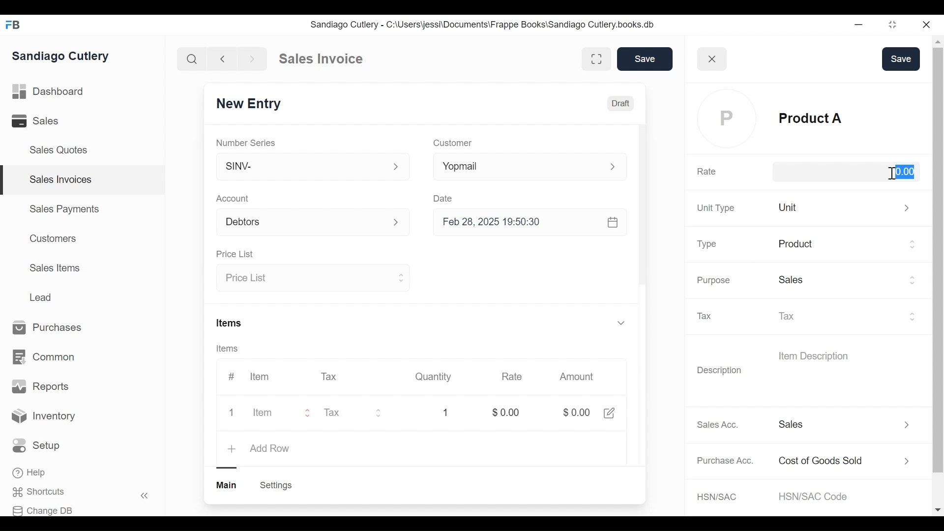 The image size is (944, 531). I want to click on Create, so click(275, 486).